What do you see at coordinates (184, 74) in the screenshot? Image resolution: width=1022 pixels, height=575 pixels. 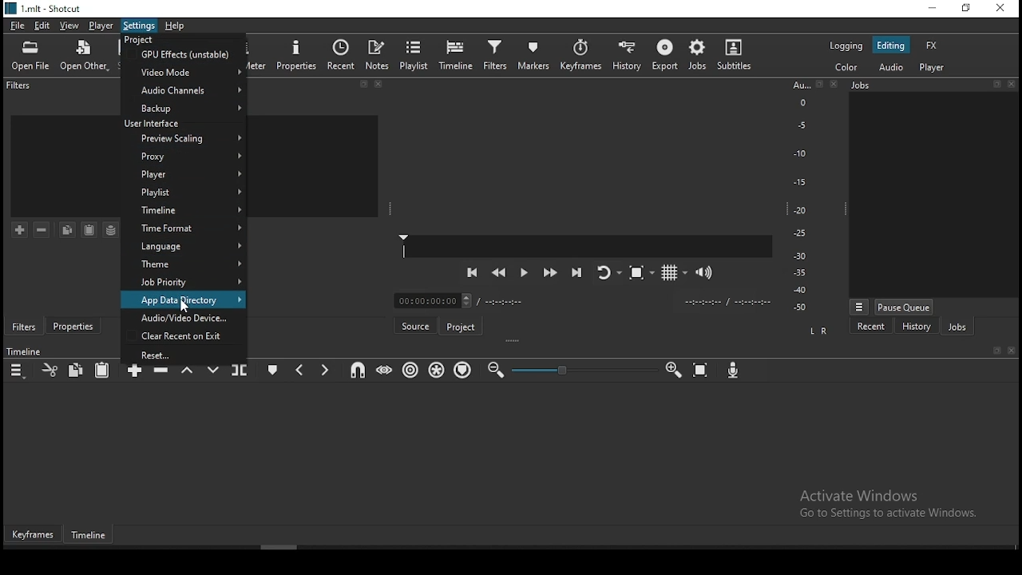 I see `video mode` at bounding box center [184, 74].